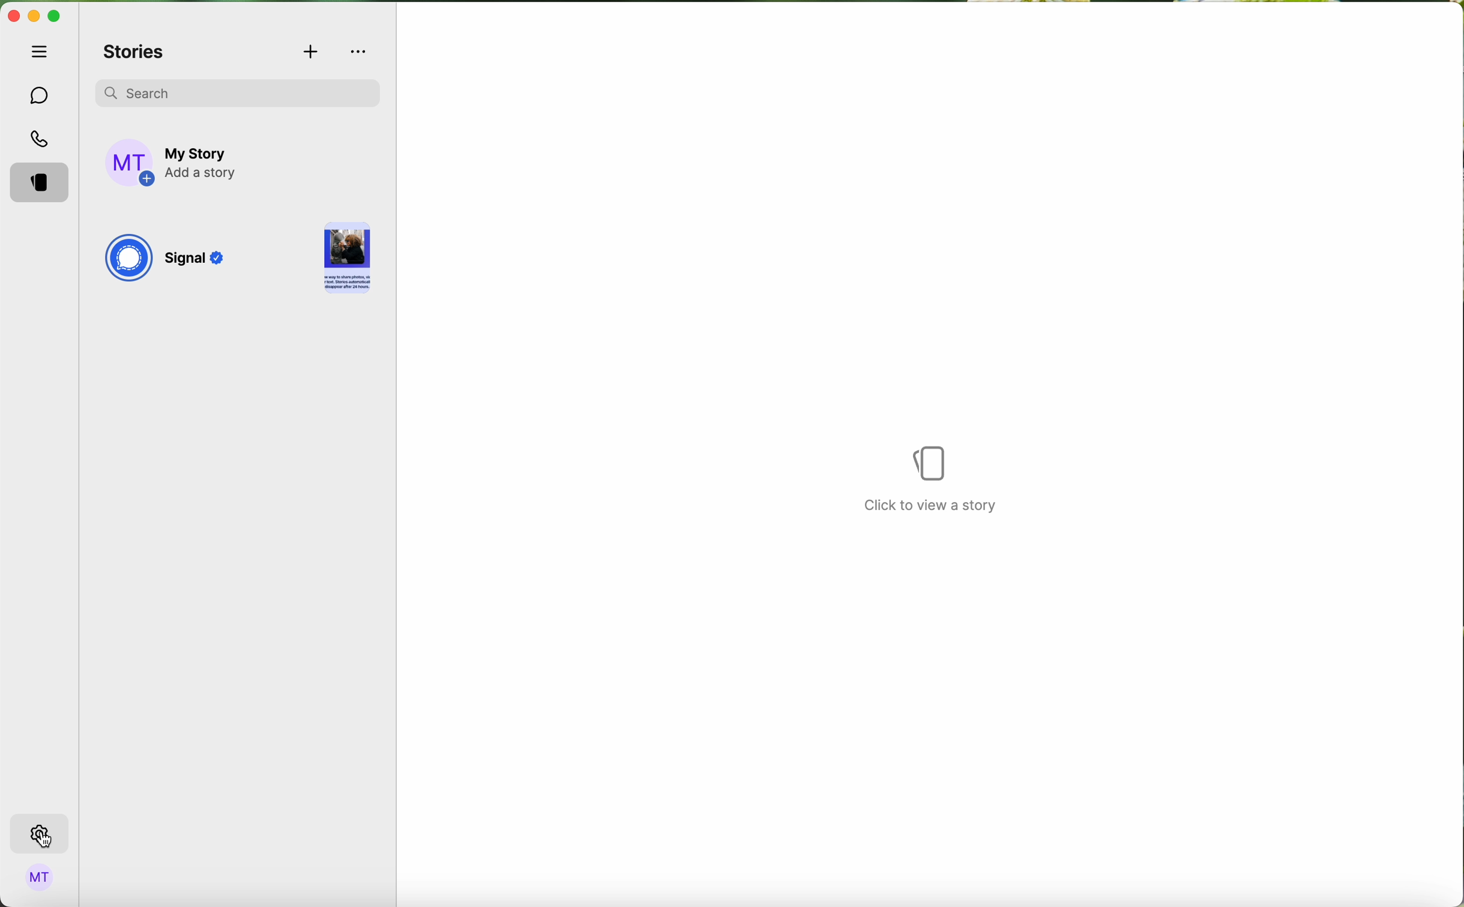  Describe the element at coordinates (40, 880) in the screenshot. I see `profile` at that location.